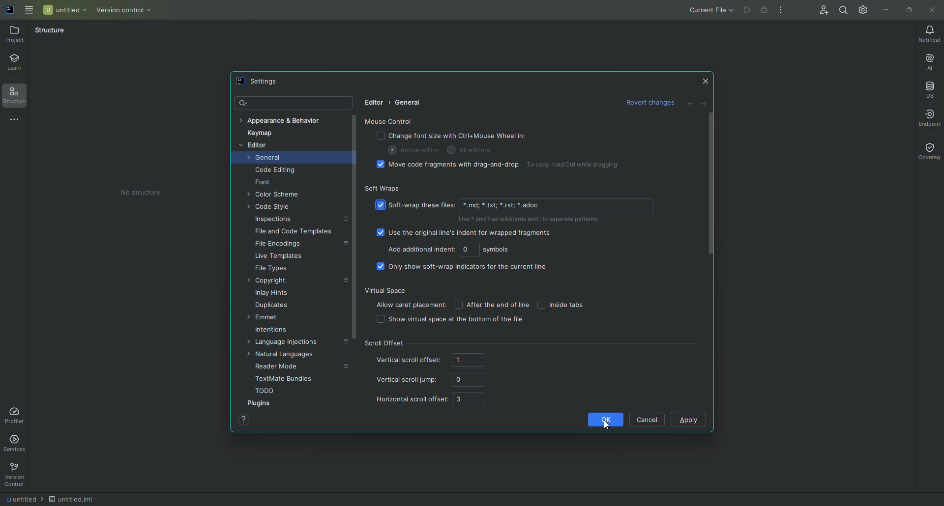 Image resolution: width=944 pixels, height=506 pixels. What do you see at coordinates (928, 60) in the screenshot?
I see `AI Assistant` at bounding box center [928, 60].